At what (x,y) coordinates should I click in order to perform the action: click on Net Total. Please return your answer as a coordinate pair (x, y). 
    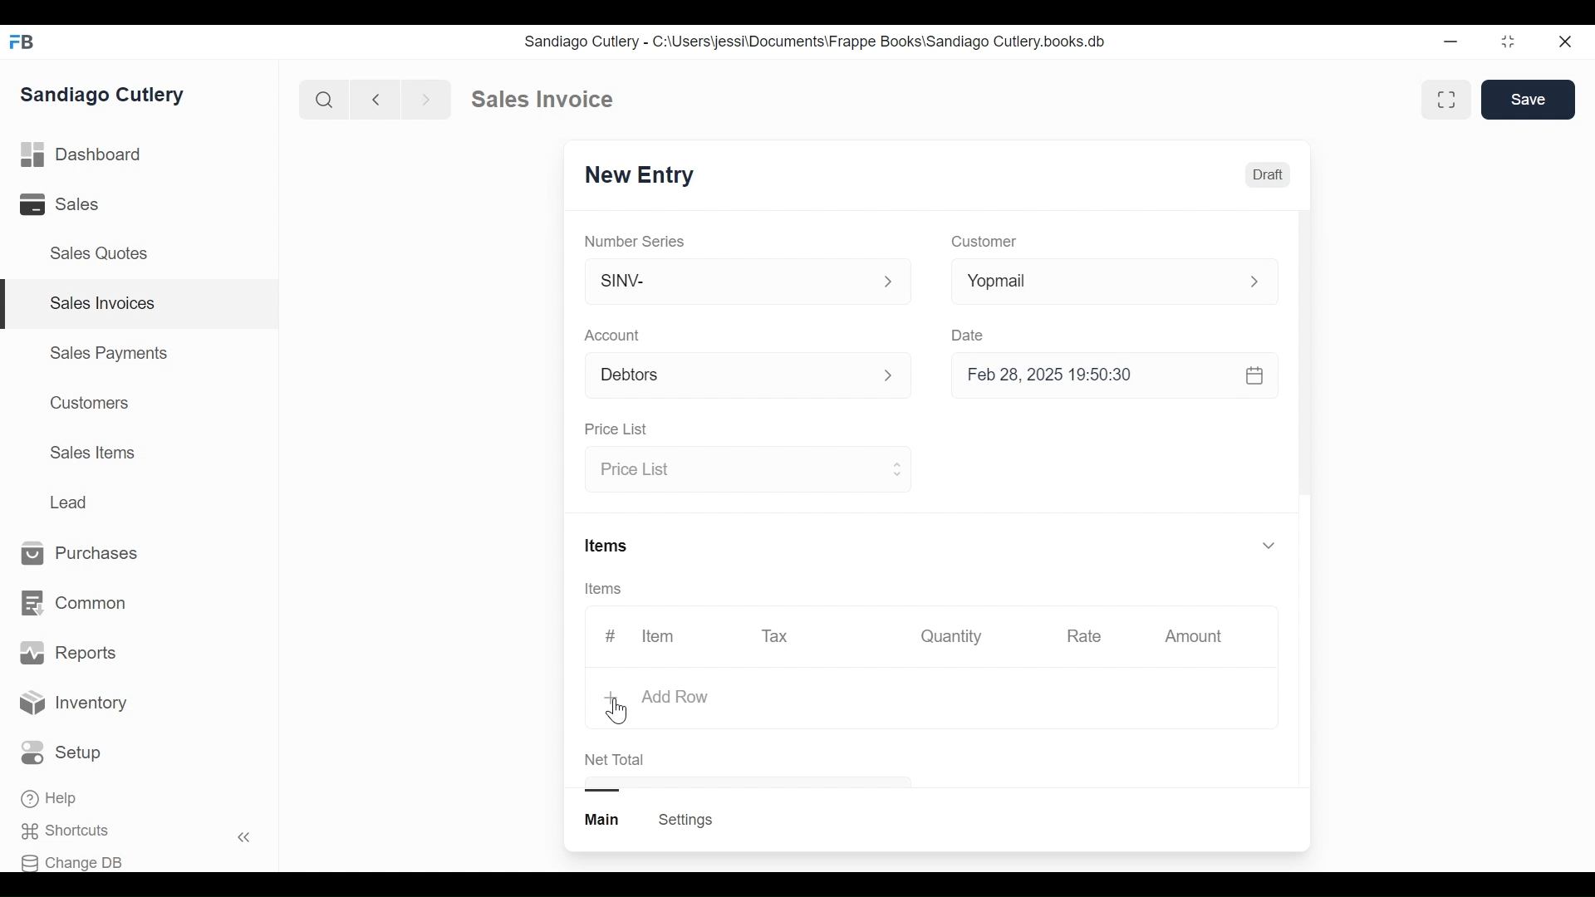
    Looking at the image, I should click on (618, 759).